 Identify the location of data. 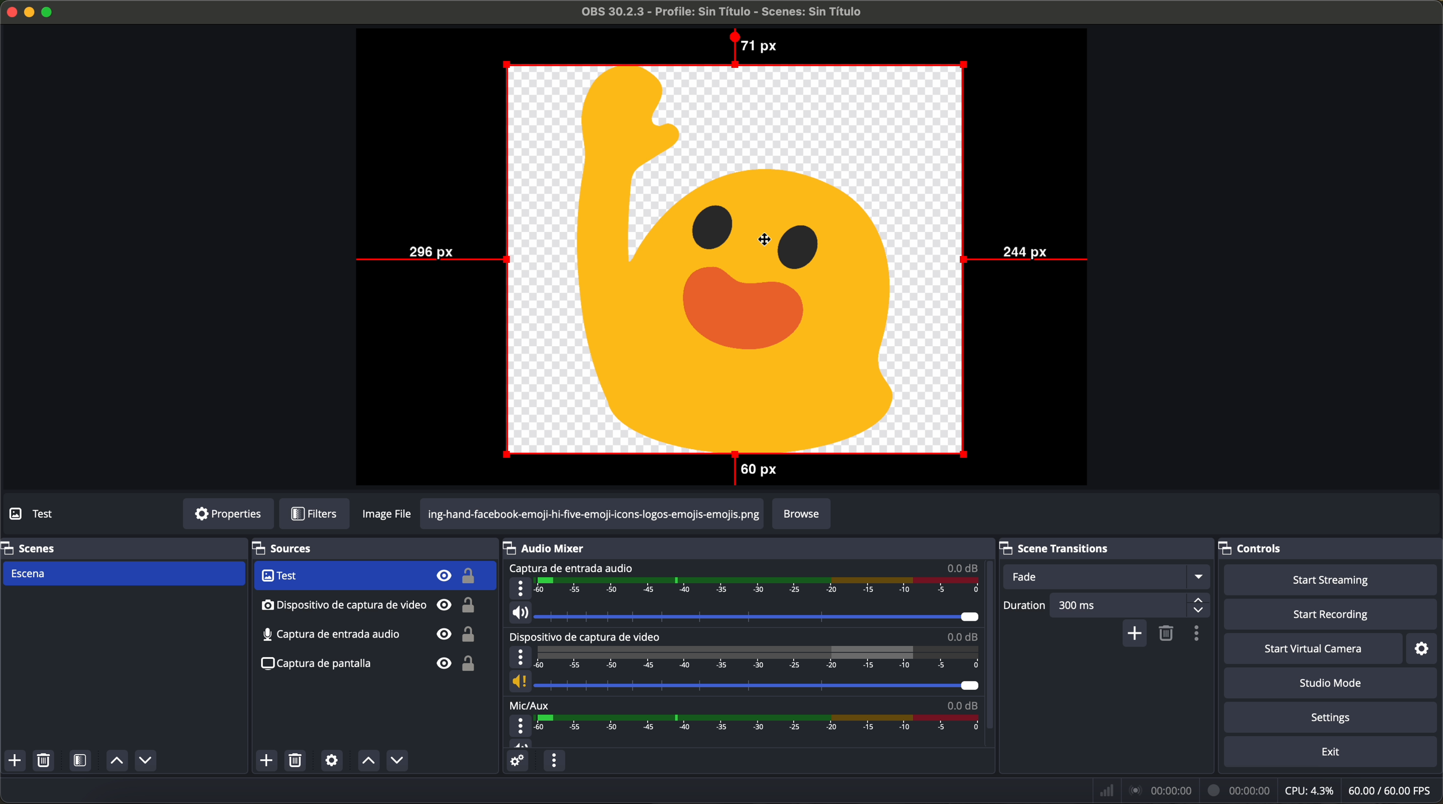
(1268, 790).